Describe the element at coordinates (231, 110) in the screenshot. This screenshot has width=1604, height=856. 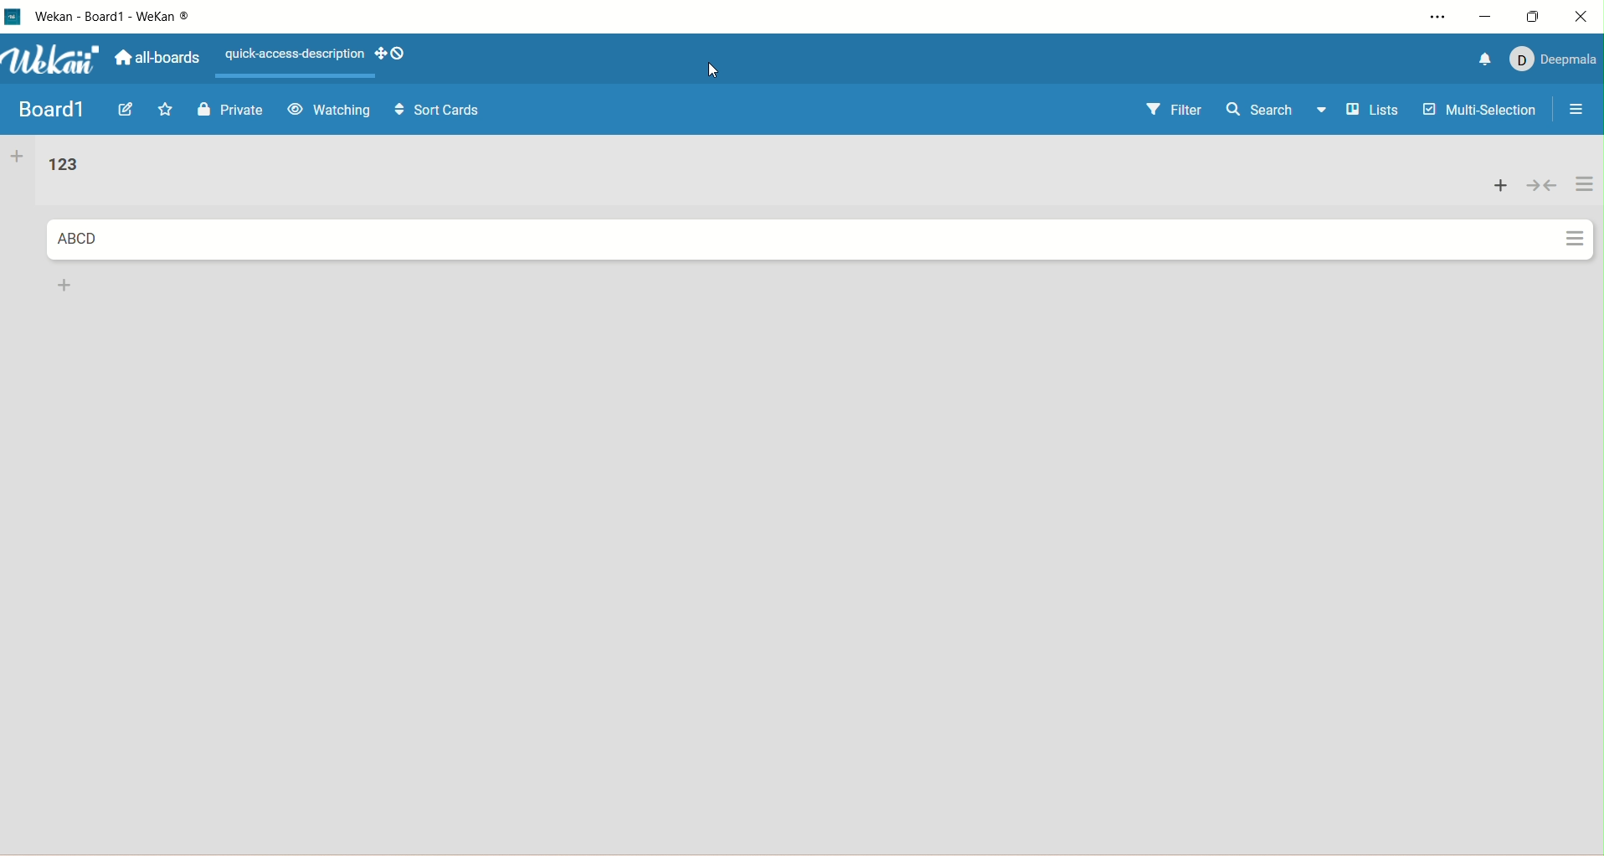
I see `private` at that location.